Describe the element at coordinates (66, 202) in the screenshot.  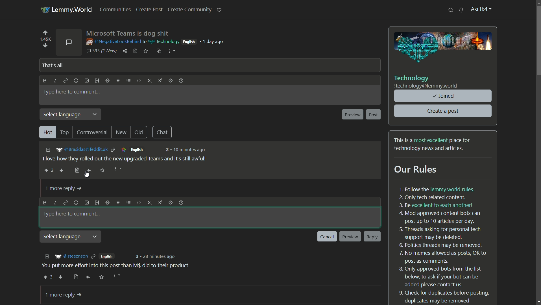
I see `link` at that location.